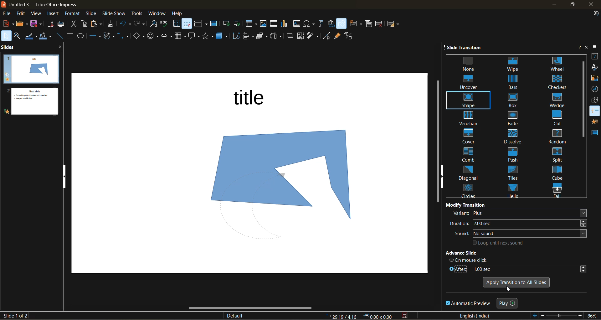  Describe the element at coordinates (246, 309) in the screenshot. I see `horizontal scroll bar` at that location.